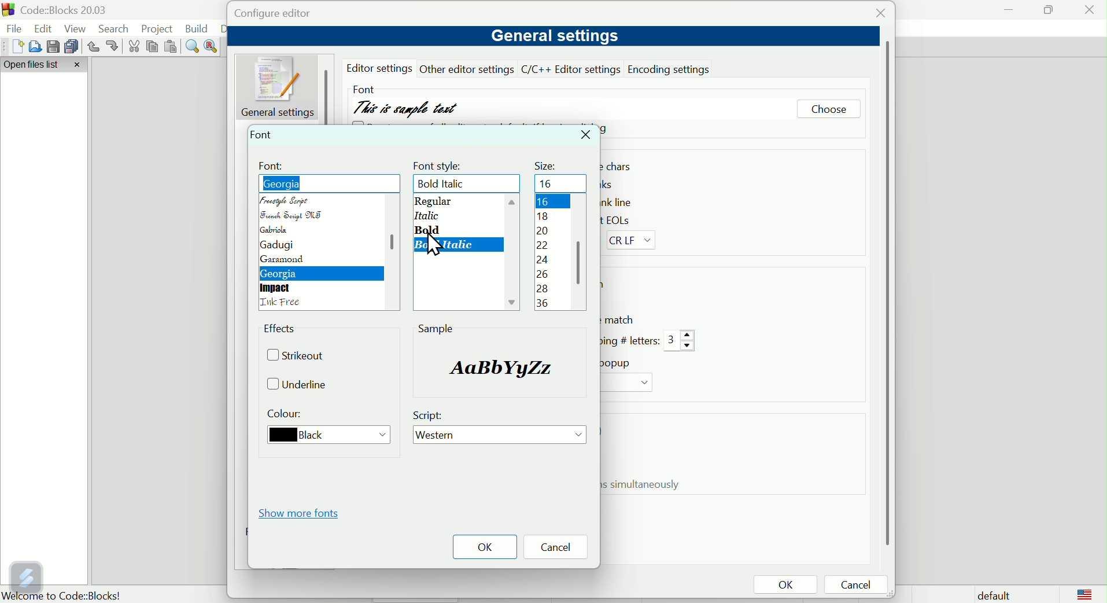 Image resolution: width=1107 pixels, height=603 pixels. Describe the element at coordinates (681, 341) in the screenshot. I see `3` at that location.